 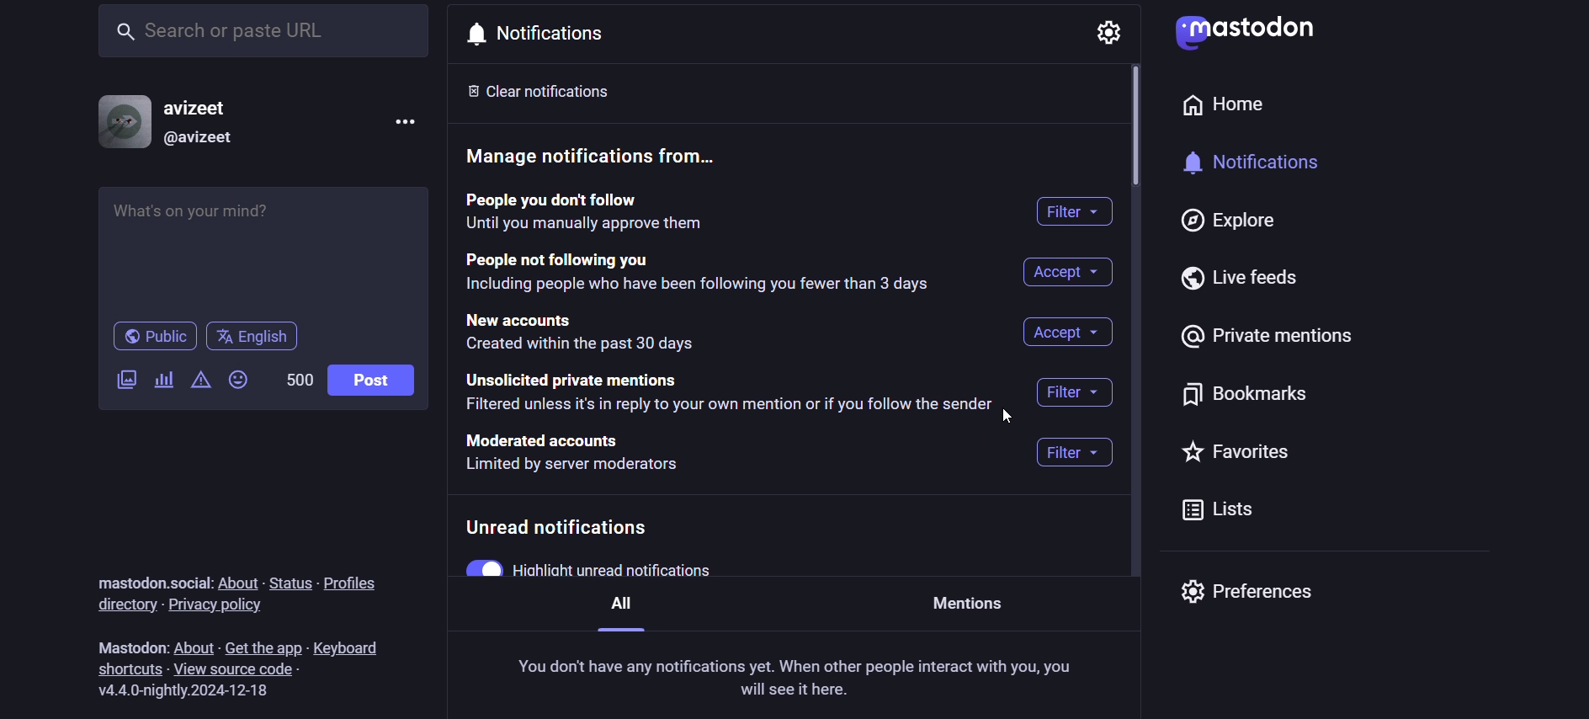 What do you see at coordinates (1132, 124) in the screenshot?
I see `scroll bar` at bounding box center [1132, 124].